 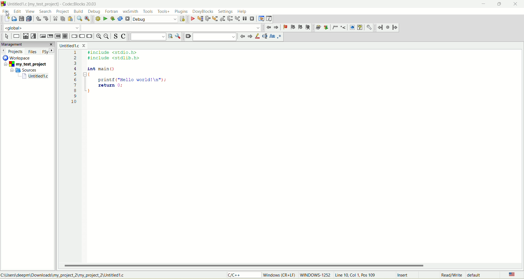 What do you see at coordinates (273, 36) in the screenshot?
I see `match case` at bounding box center [273, 36].